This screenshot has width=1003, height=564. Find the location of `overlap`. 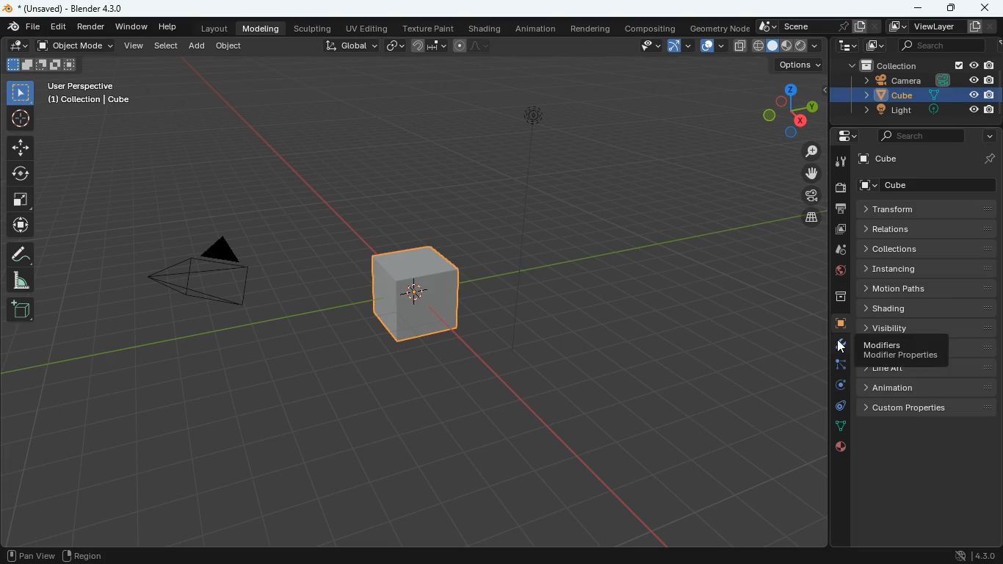

overlap is located at coordinates (713, 46).